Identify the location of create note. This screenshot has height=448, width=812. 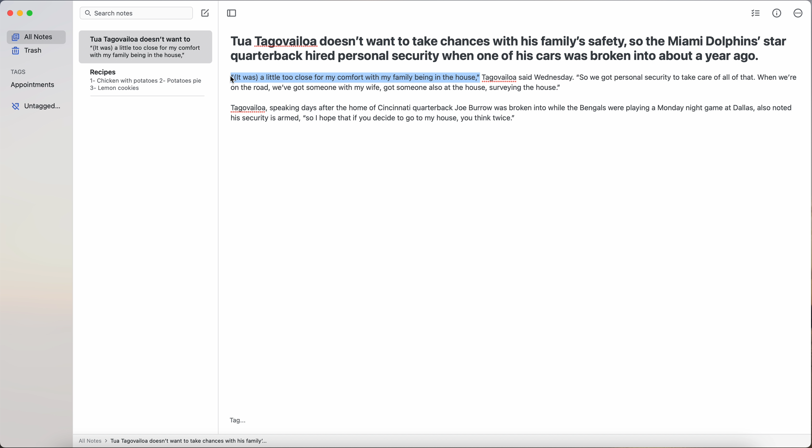
(206, 14).